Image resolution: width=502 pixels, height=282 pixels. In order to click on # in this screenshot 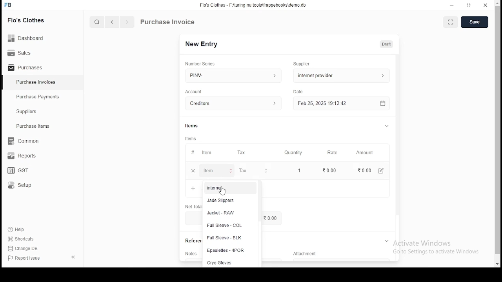, I will do `click(196, 153)`.